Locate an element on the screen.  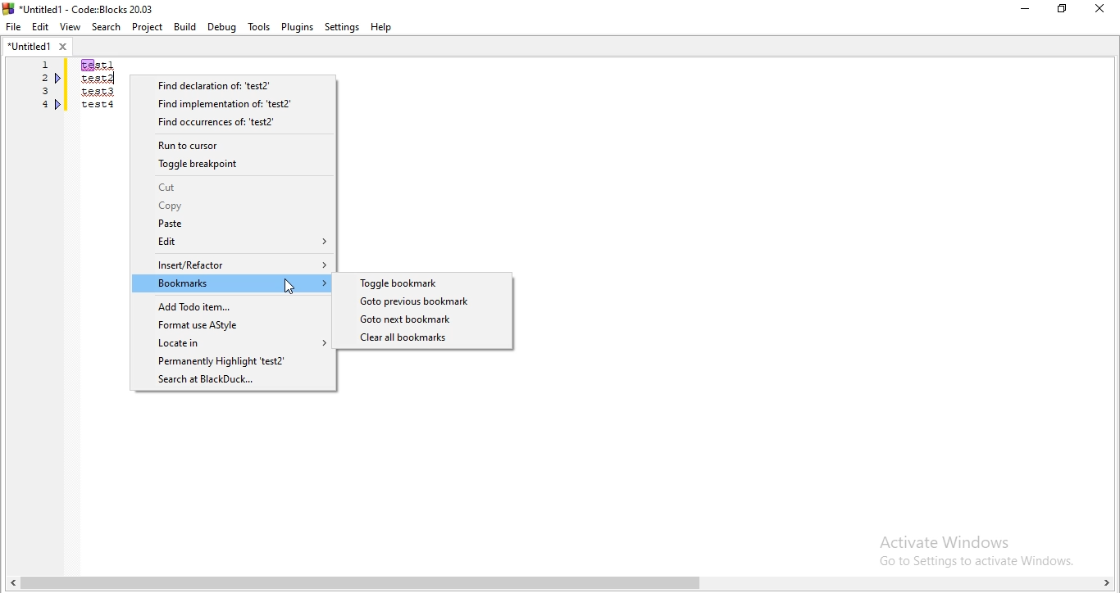
Format use AStyle is located at coordinates (233, 324).